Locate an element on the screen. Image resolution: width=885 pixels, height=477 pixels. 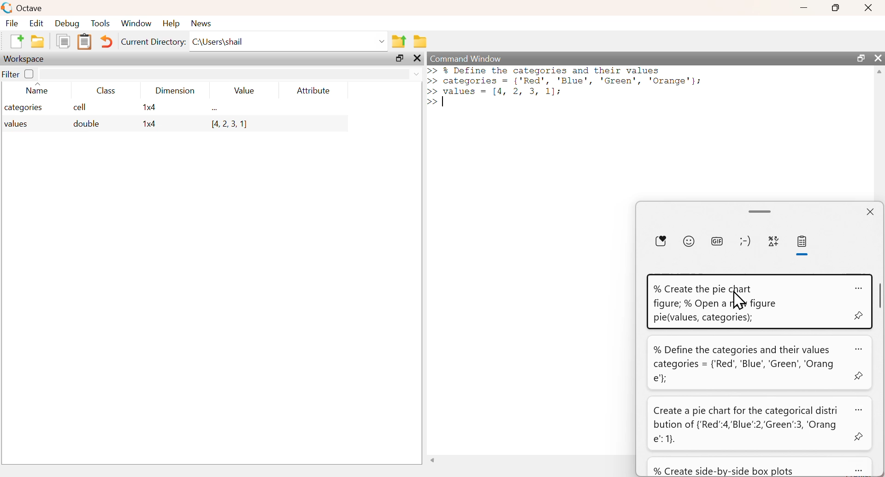
more options is located at coordinates (859, 410).